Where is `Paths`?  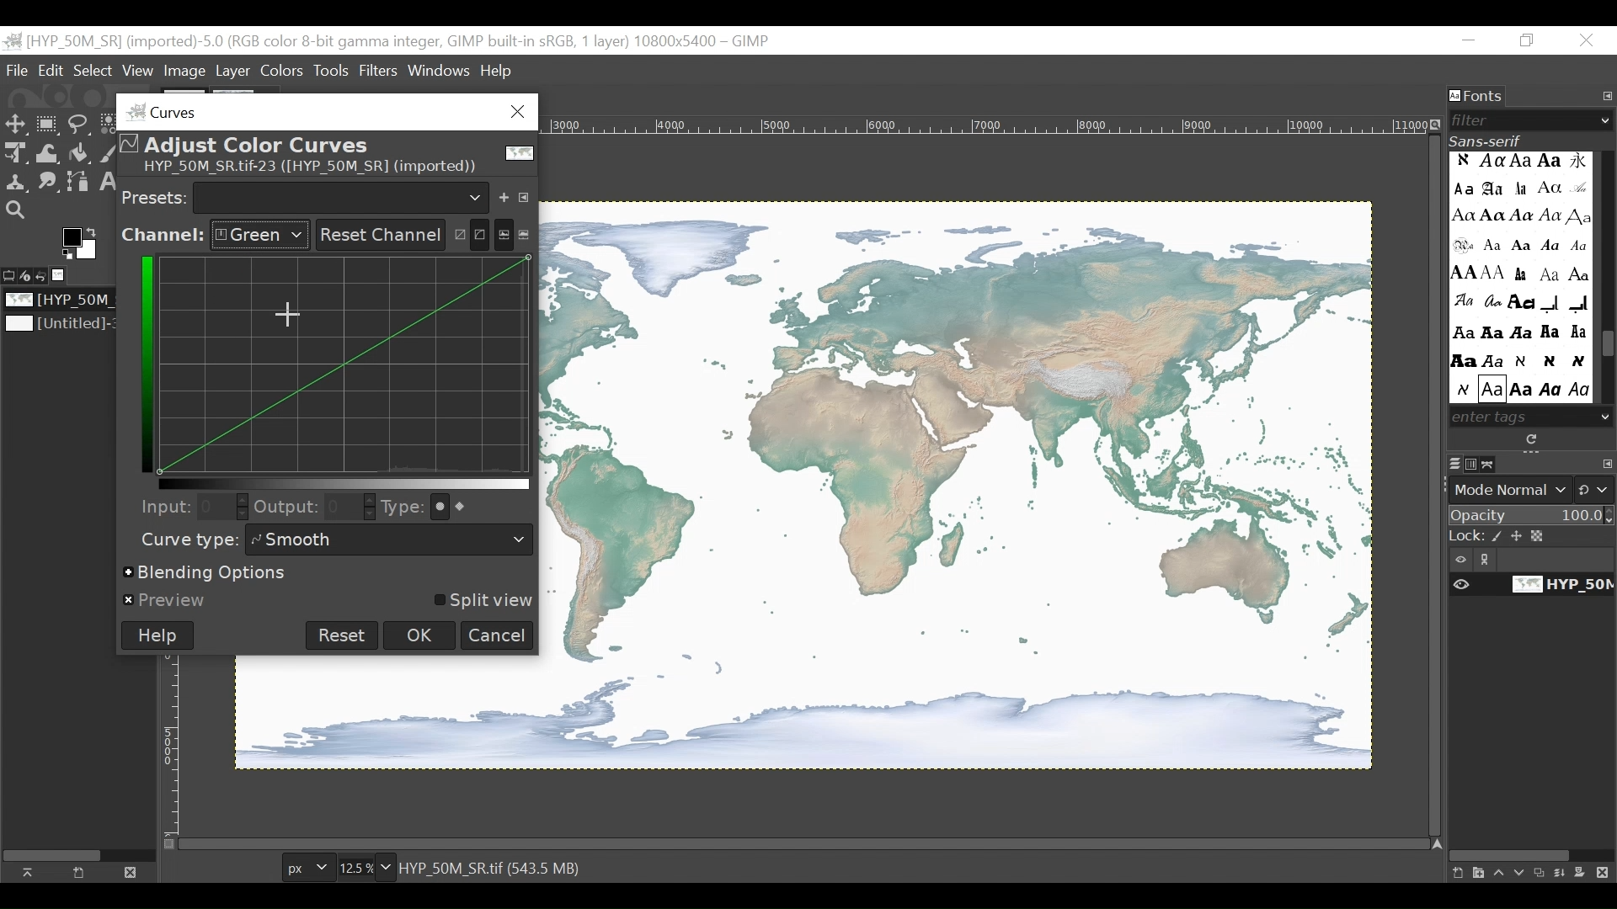
Paths is located at coordinates (1493, 464).